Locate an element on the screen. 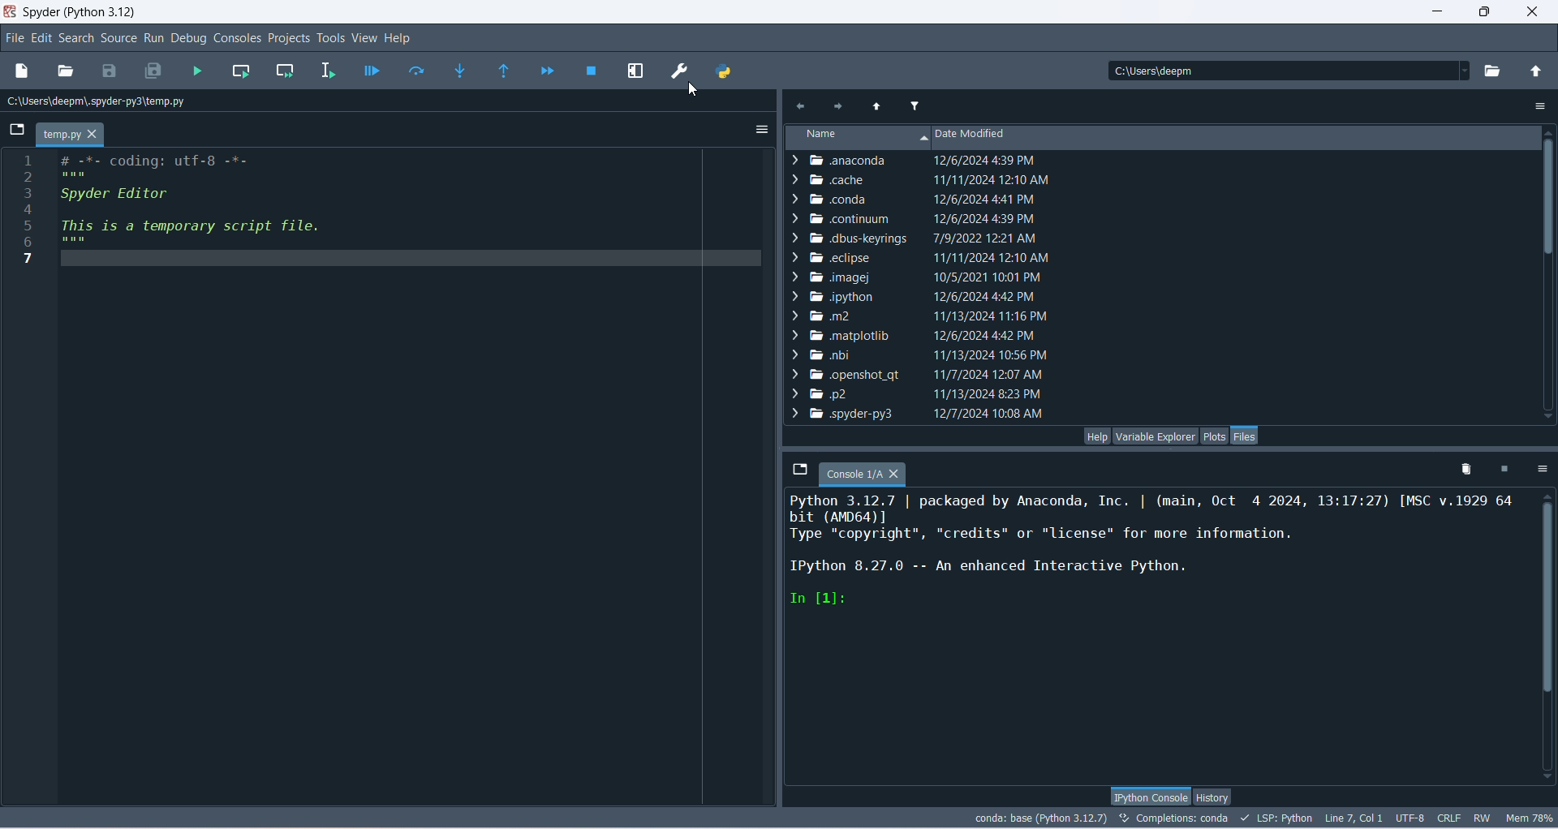 This screenshot has width=1558, height=829. console is located at coordinates (863, 475).